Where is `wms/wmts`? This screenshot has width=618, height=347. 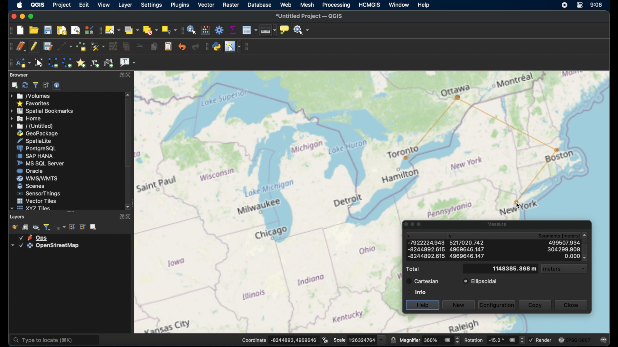 wms/wmts is located at coordinates (37, 179).